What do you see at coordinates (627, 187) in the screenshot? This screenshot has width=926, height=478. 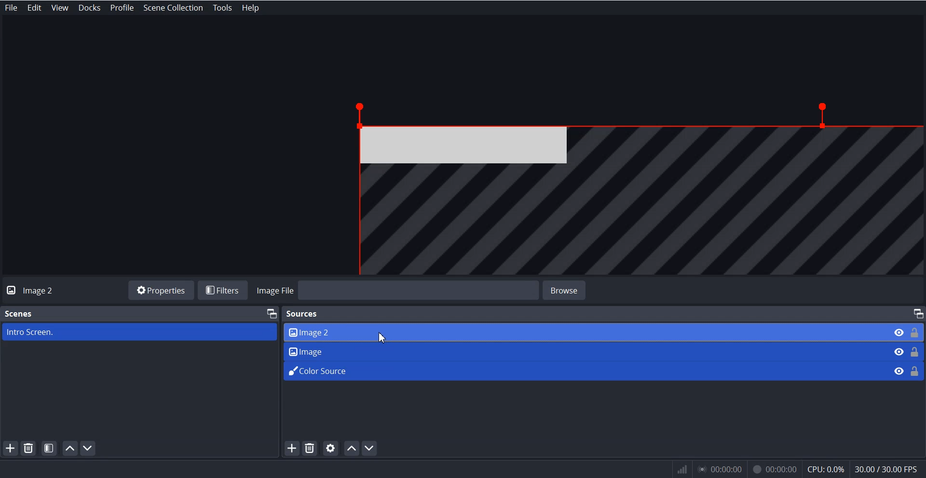 I see `File Overview` at bounding box center [627, 187].